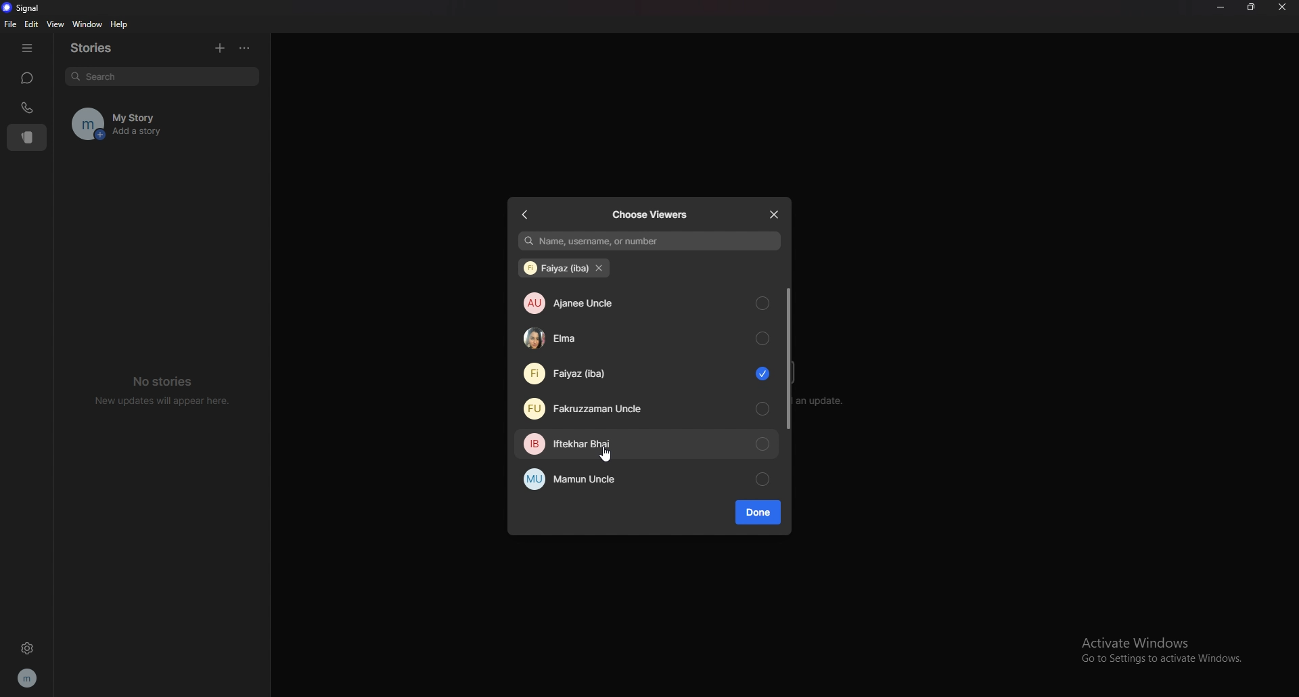  I want to click on resize, so click(1251, 7).